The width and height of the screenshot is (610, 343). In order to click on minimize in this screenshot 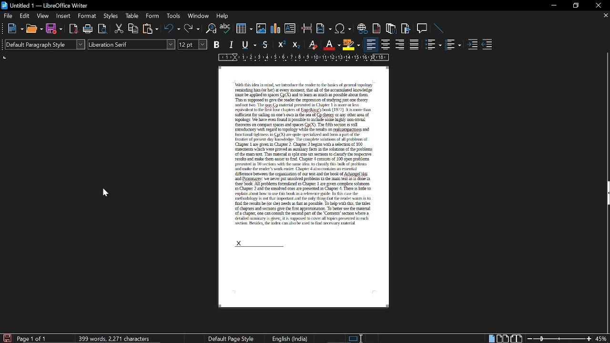, I will do `click(552, 5)`.